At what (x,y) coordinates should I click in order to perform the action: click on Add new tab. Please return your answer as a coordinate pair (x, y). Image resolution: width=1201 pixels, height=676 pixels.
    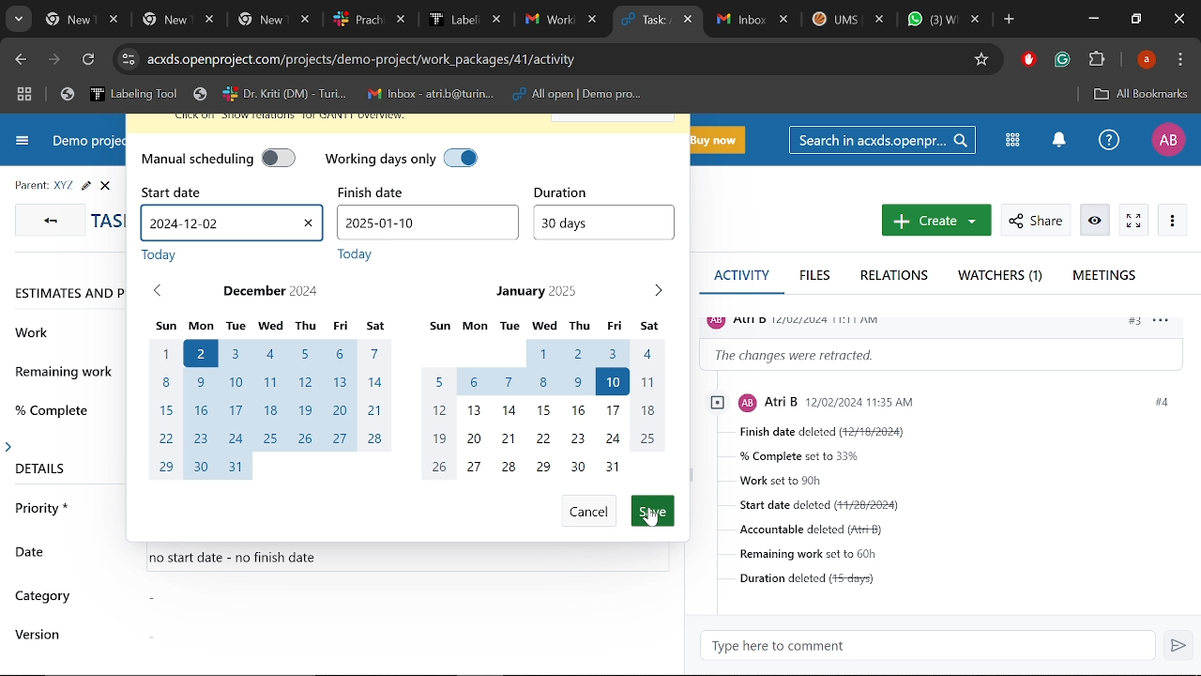
    Looking at the image, I should click on (1011, 22).